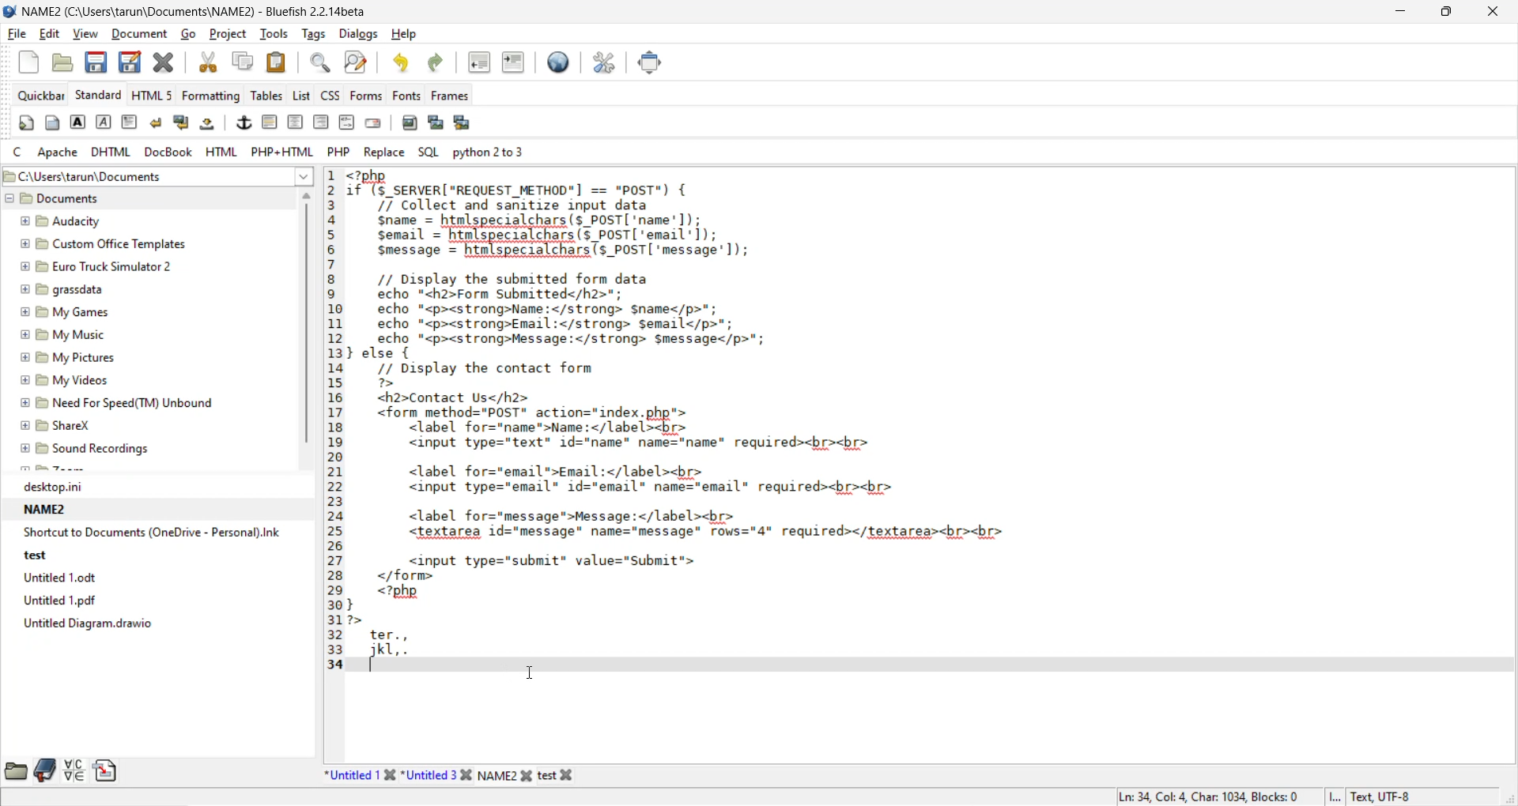  Describe the element at coordinates (66, 336) in the screenshot. I see `My Music` at that location.